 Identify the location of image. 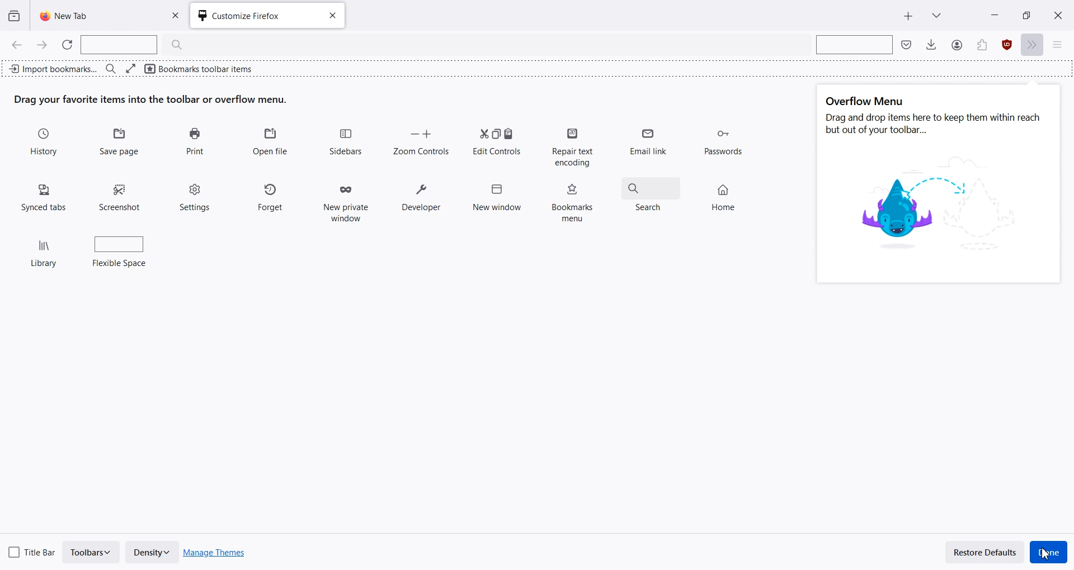
(936, 203).